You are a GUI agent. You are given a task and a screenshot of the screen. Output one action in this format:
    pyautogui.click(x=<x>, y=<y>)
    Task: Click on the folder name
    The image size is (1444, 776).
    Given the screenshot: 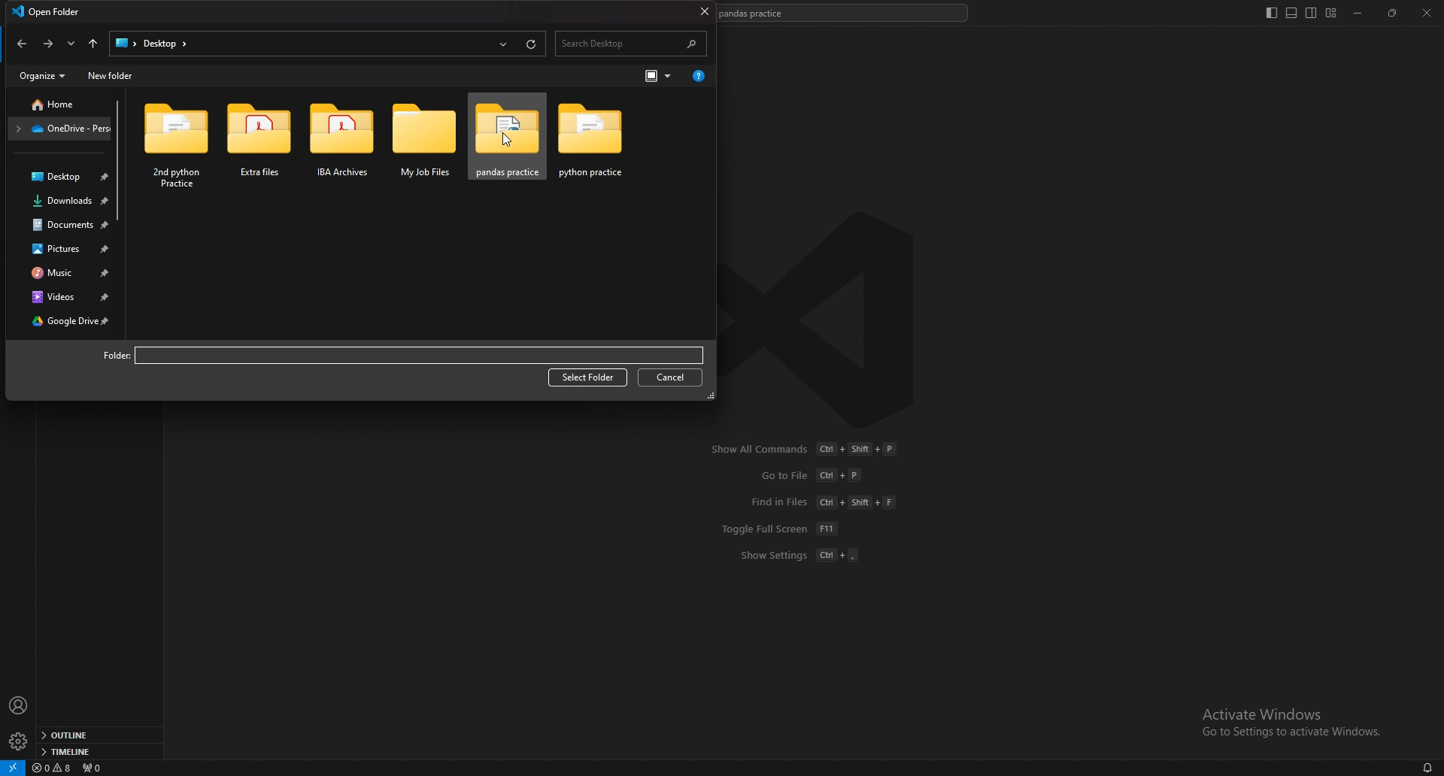 What is the action you would take?
    pyautogui.click(x=419, y=357)
    